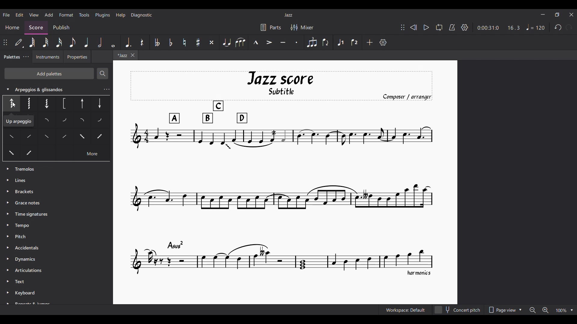 This screenshot has width=577, height=324. I want to click on Parts settings, so click(271, 27).